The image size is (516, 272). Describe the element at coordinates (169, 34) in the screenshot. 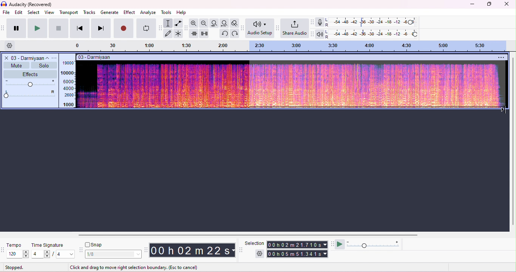

I see `draw` at that location.